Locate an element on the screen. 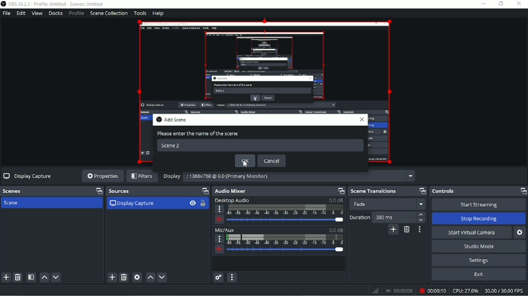 This screenshot has width=528, height=296. Close is located at coordinates (519, 4).